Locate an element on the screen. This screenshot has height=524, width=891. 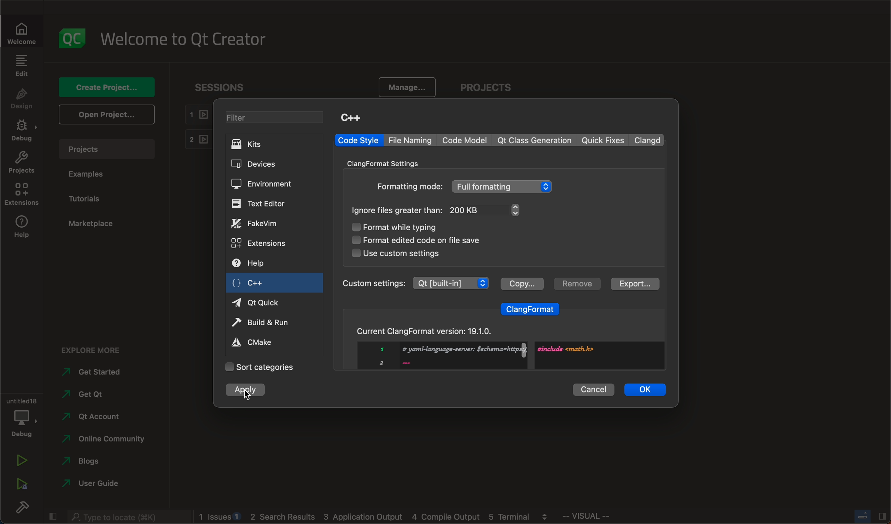
code is located at coordinates (466, 140).